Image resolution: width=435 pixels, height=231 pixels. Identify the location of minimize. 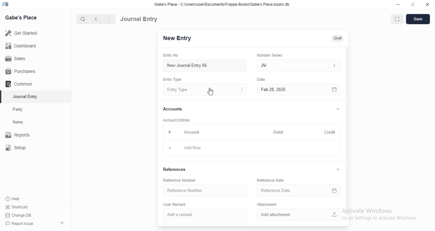
(398, 5).